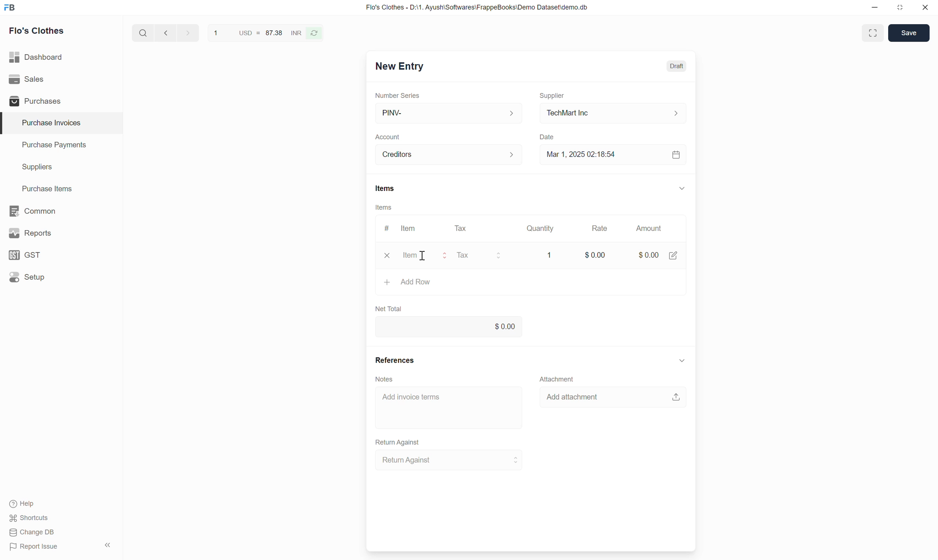 The image size is (938, 560). What do you see at coordinates (61, 101) in the screenshot?
I see `Purchases` at bounding box center [61, 101].